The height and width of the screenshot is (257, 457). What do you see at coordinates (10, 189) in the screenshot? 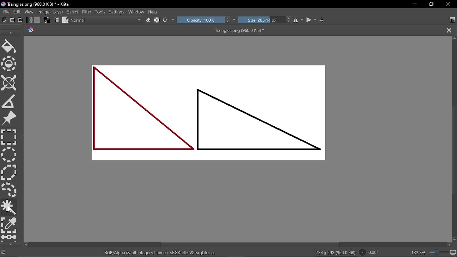
I see `Free select tool` at bounding box center [10, 189].